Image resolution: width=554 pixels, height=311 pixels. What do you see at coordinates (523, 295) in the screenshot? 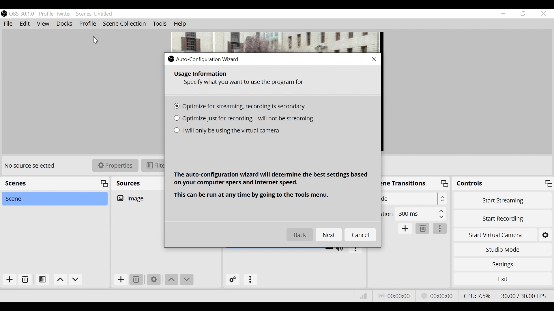
I see `Frame Per Second` at bounding box center [523, 295].